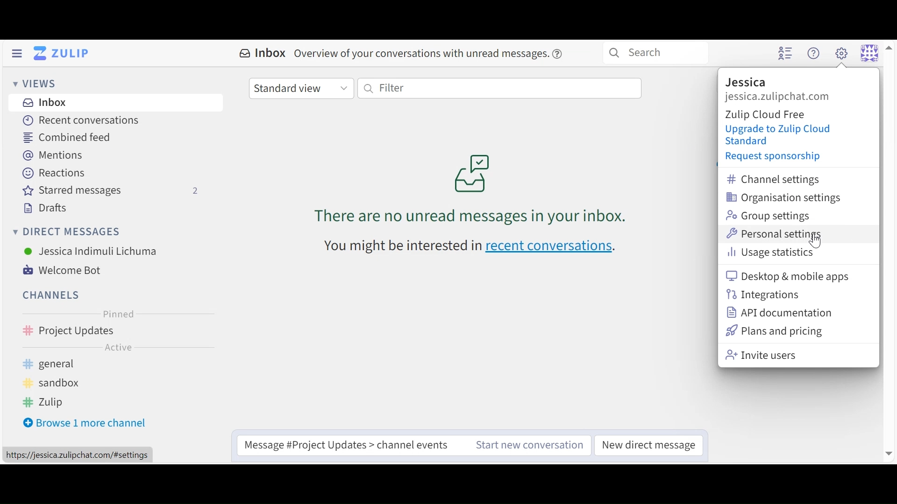  I want to click on Zulip, so click(45, 404).